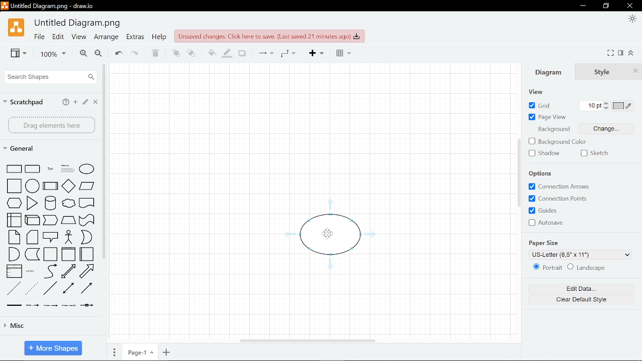 The image size is (642, 361). Describe the element at coordinates (607, 6) in the screenshot. I see `Restore down` at that location.